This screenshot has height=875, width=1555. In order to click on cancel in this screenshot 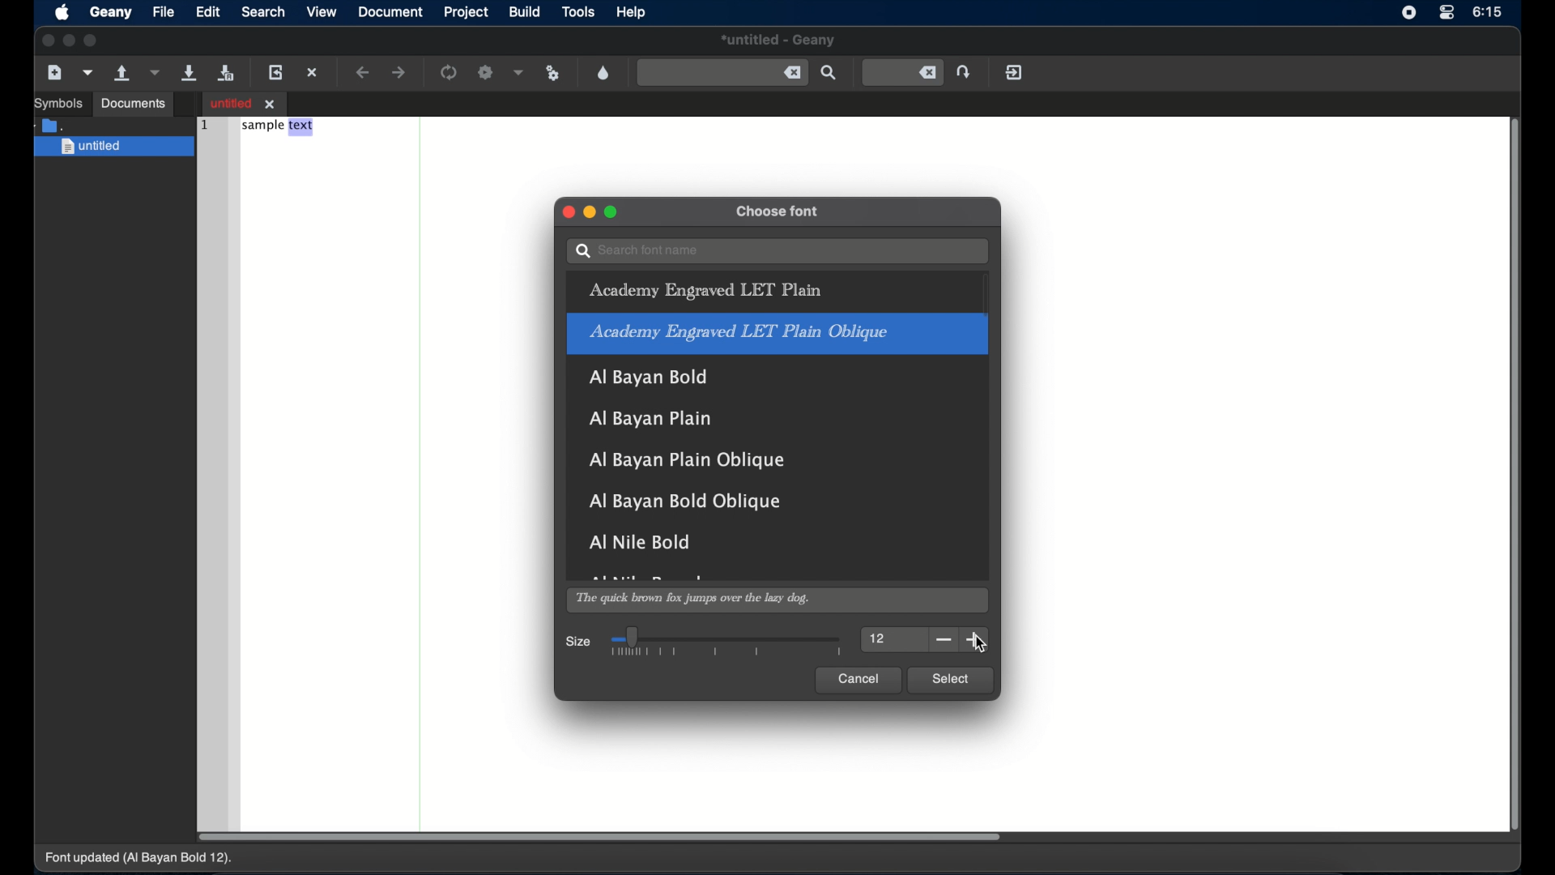, I will do `click(858, 680)`.